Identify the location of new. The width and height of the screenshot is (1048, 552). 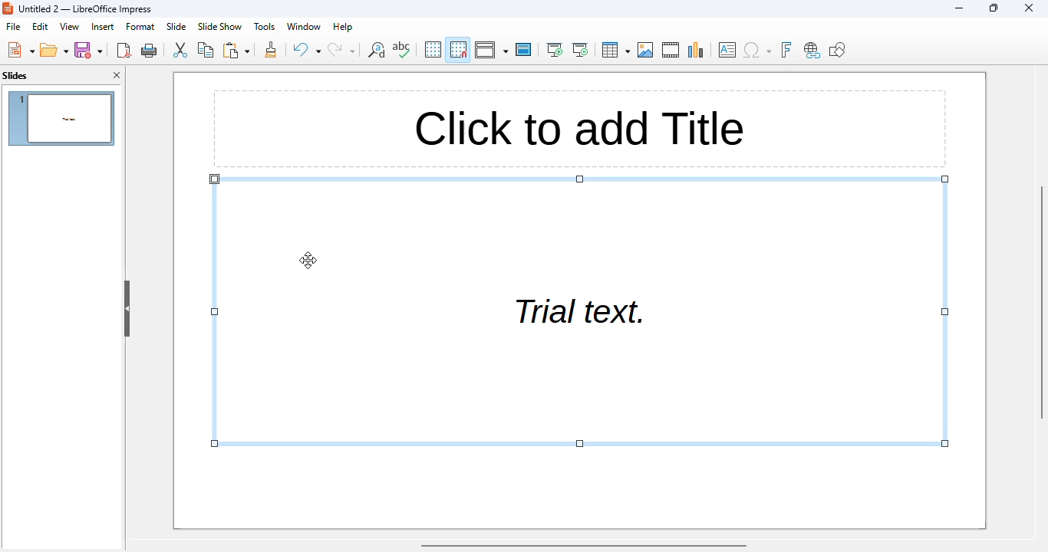
(20, 49).